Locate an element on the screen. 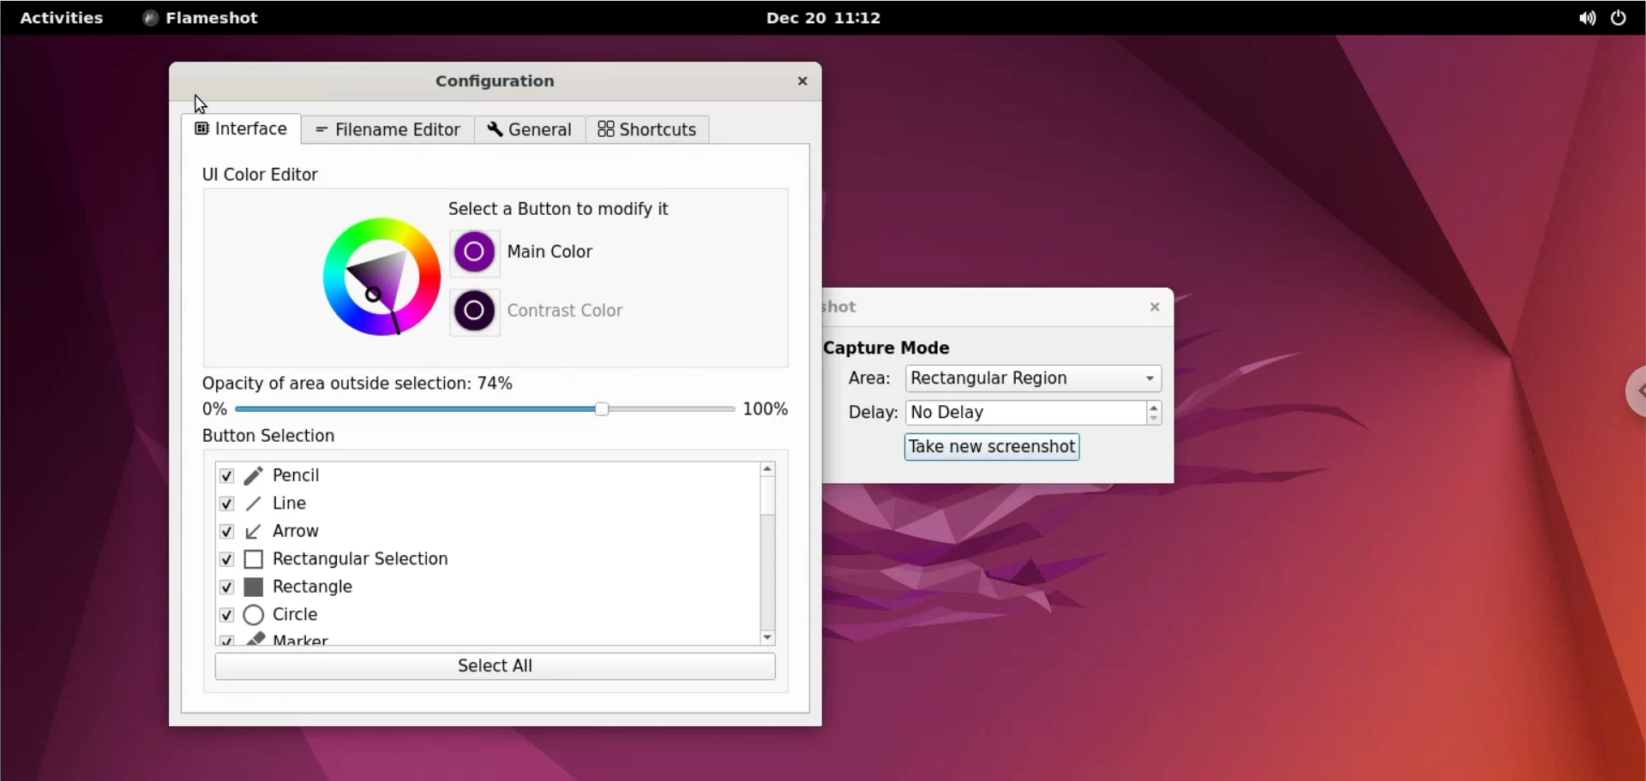 The width and height of the screenshot is (1646, 781). cursor is located at coordinates (203, 100).